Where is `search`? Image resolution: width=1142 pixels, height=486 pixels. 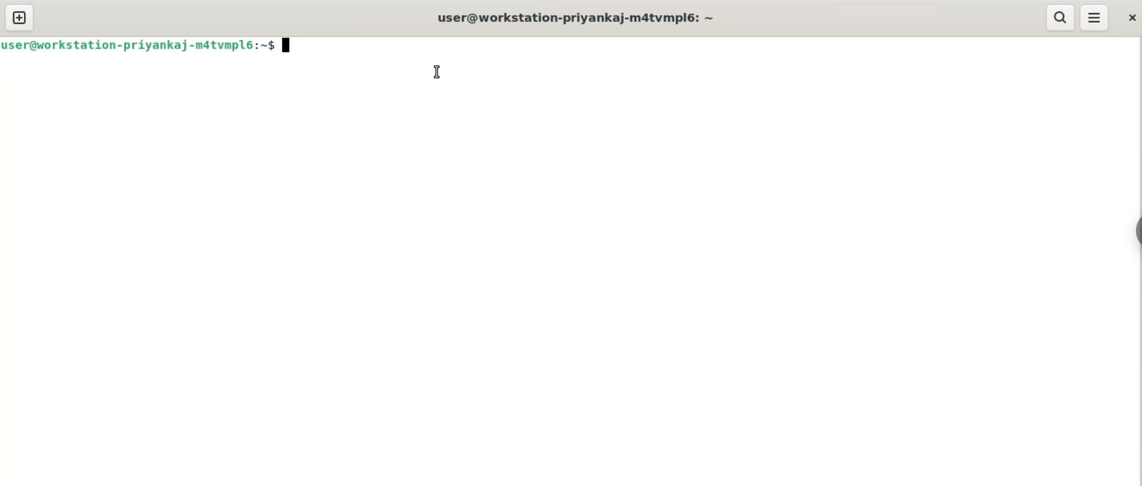
search is located at coordinates (1062, 18).